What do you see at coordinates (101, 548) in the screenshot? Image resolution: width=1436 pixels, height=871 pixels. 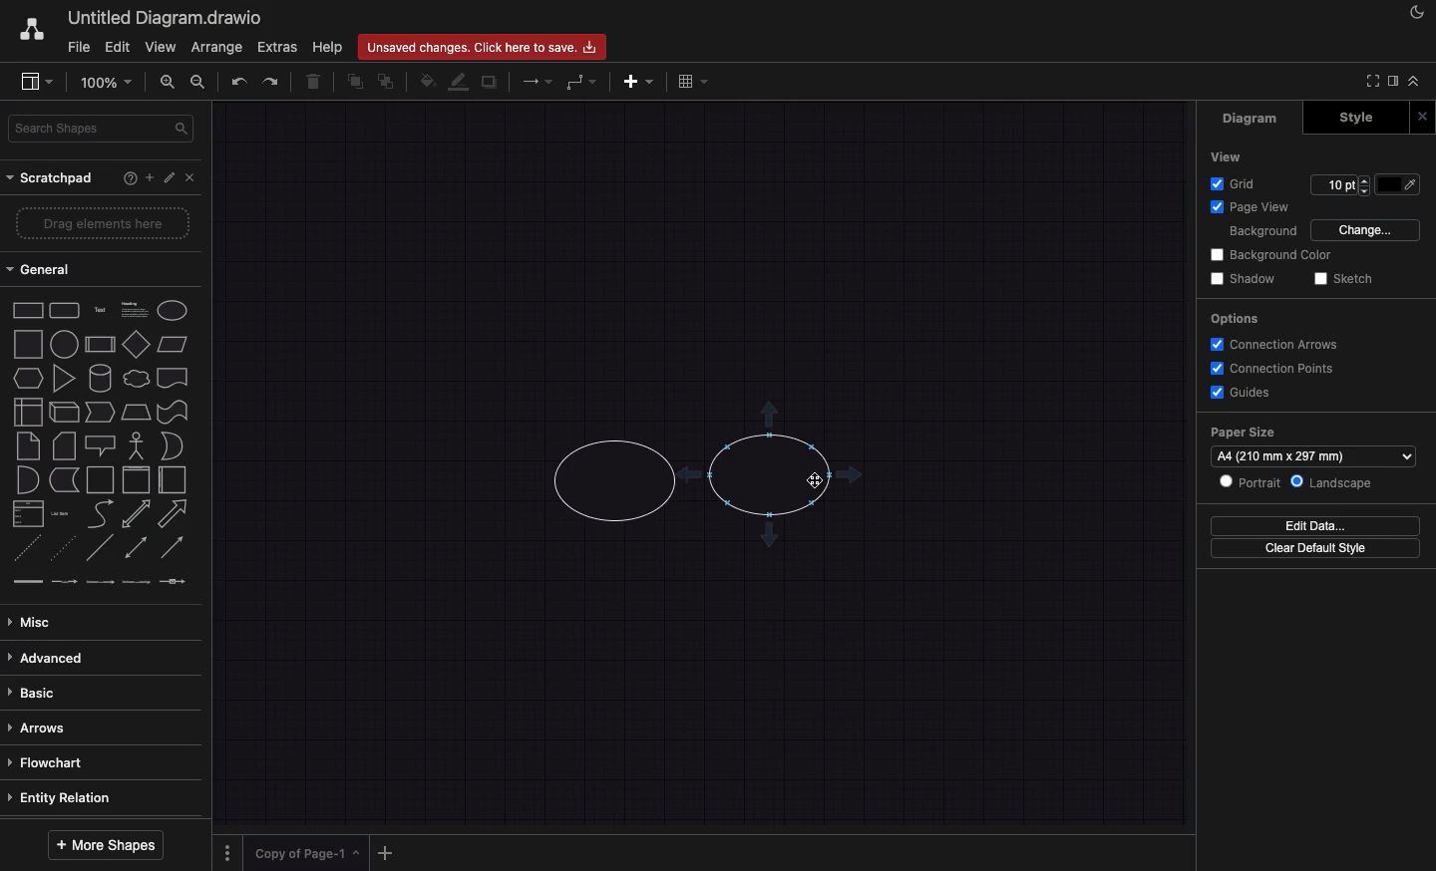 I see `line` at bounding box center [101, 548].